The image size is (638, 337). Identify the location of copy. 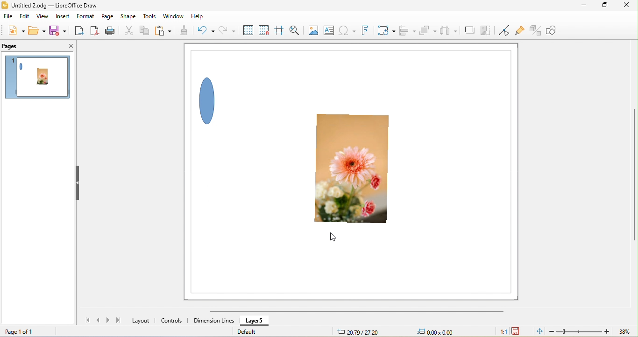
(145, 31).